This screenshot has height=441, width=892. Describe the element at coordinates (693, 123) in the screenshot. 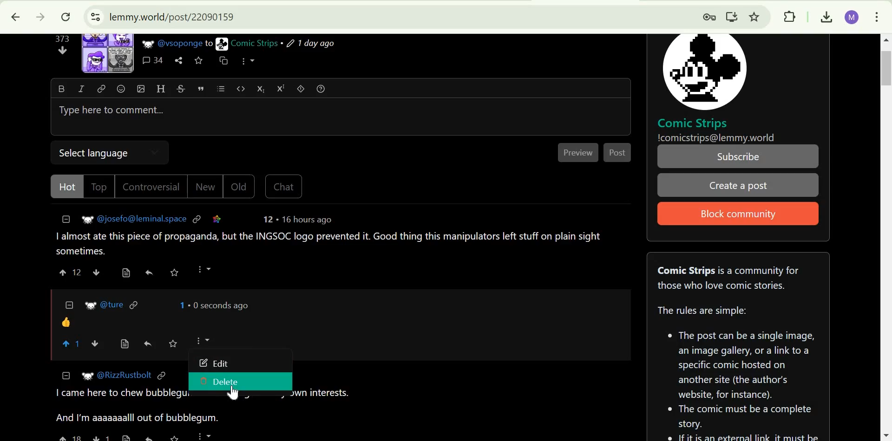

I see `Comic Strips` at that location.